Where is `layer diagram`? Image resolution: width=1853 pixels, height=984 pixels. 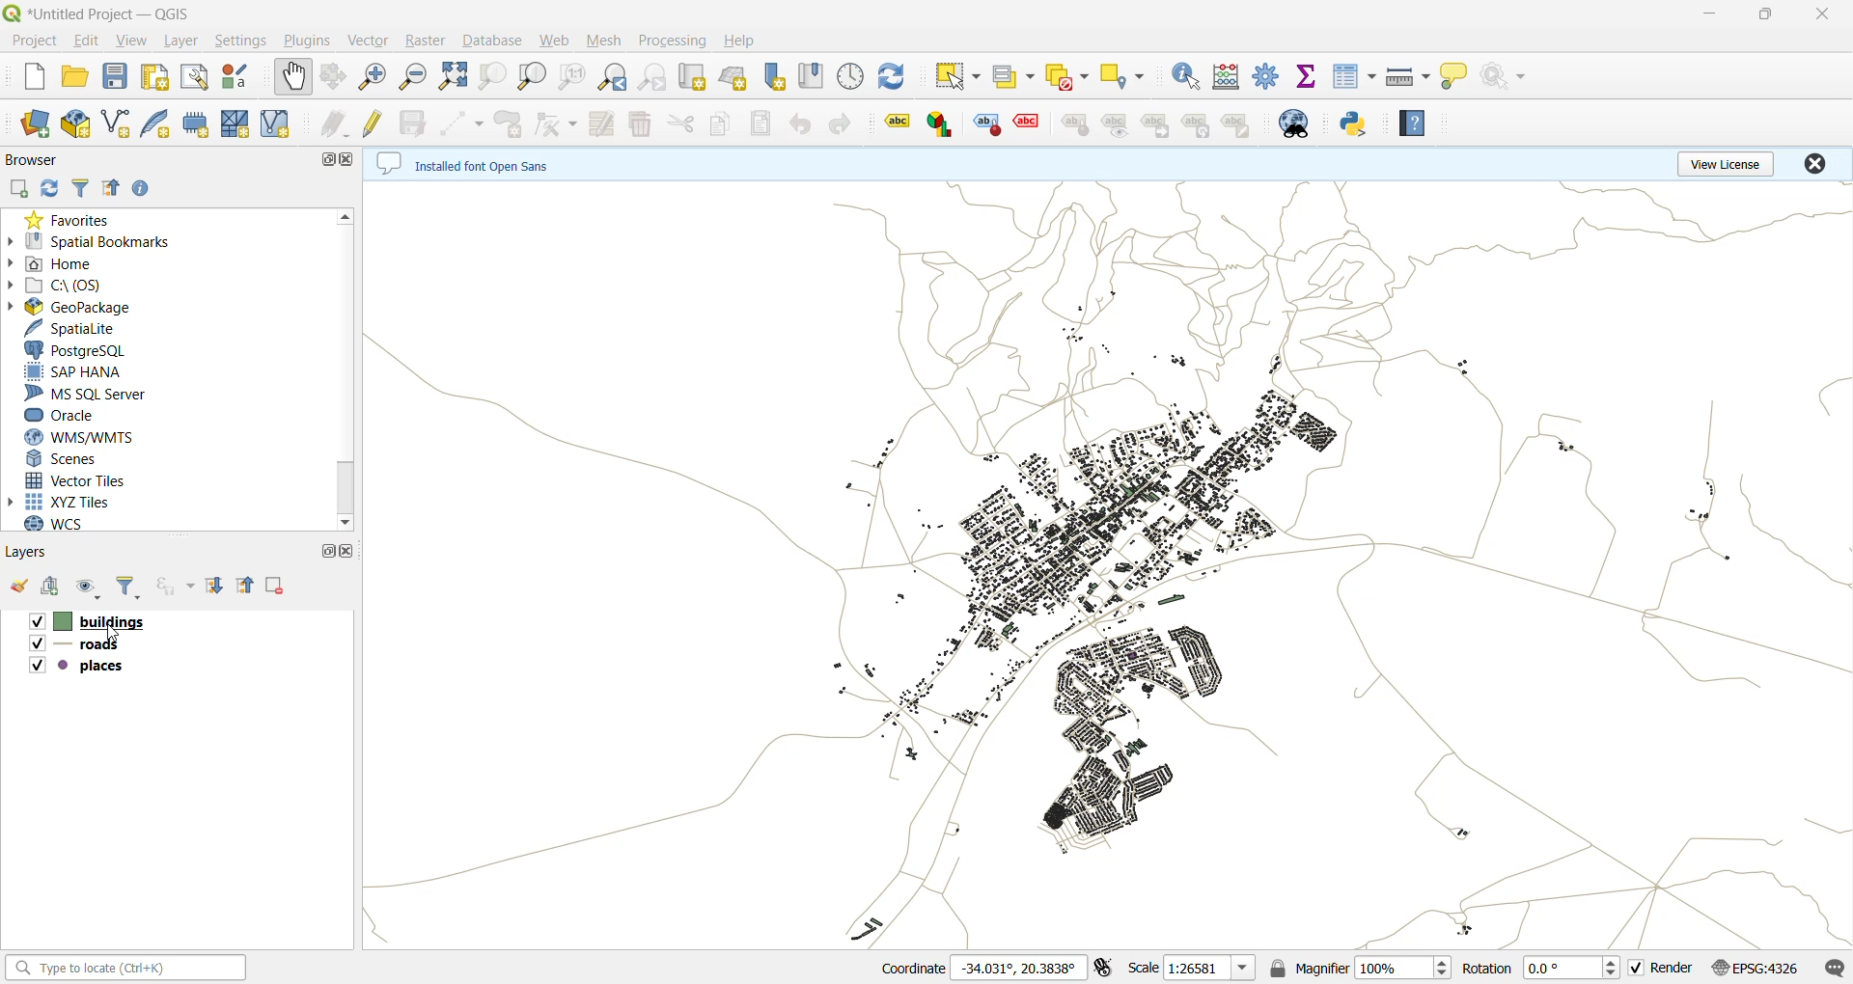
layer diagram is located at coordinates (938, 123).